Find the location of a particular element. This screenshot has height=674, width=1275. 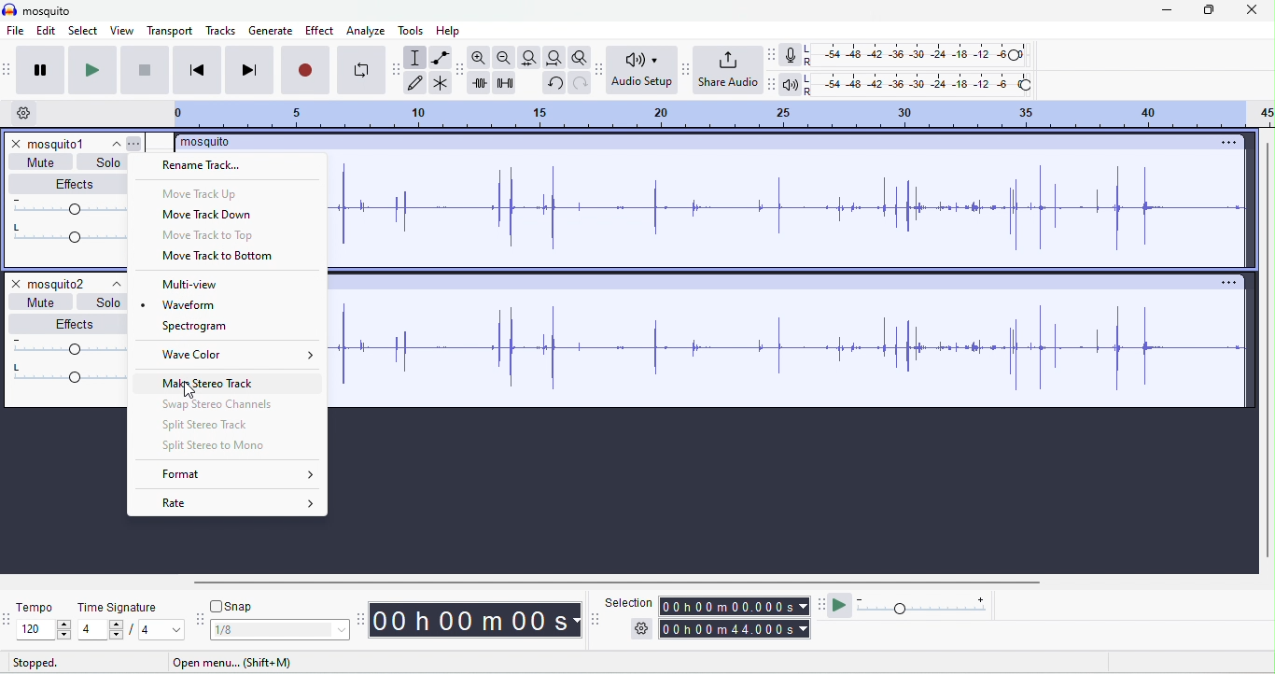

time tool is located at coordinates (363, 621).